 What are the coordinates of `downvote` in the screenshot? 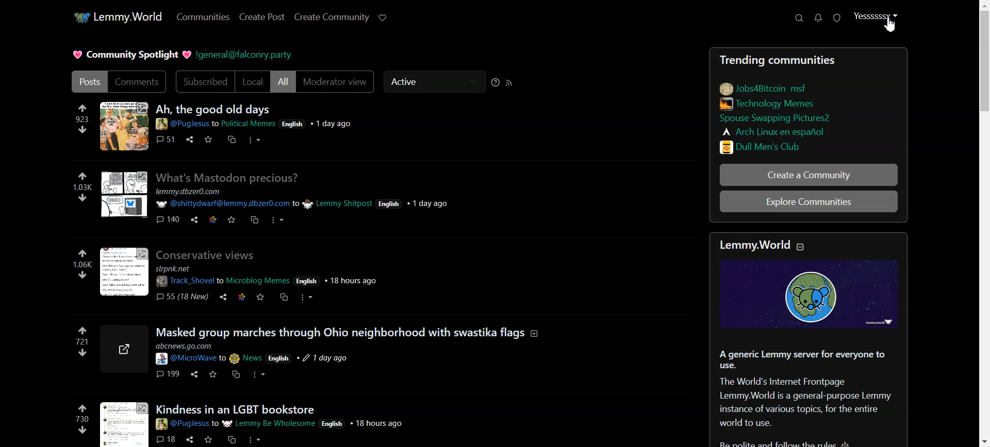 It's located at (82, 275).